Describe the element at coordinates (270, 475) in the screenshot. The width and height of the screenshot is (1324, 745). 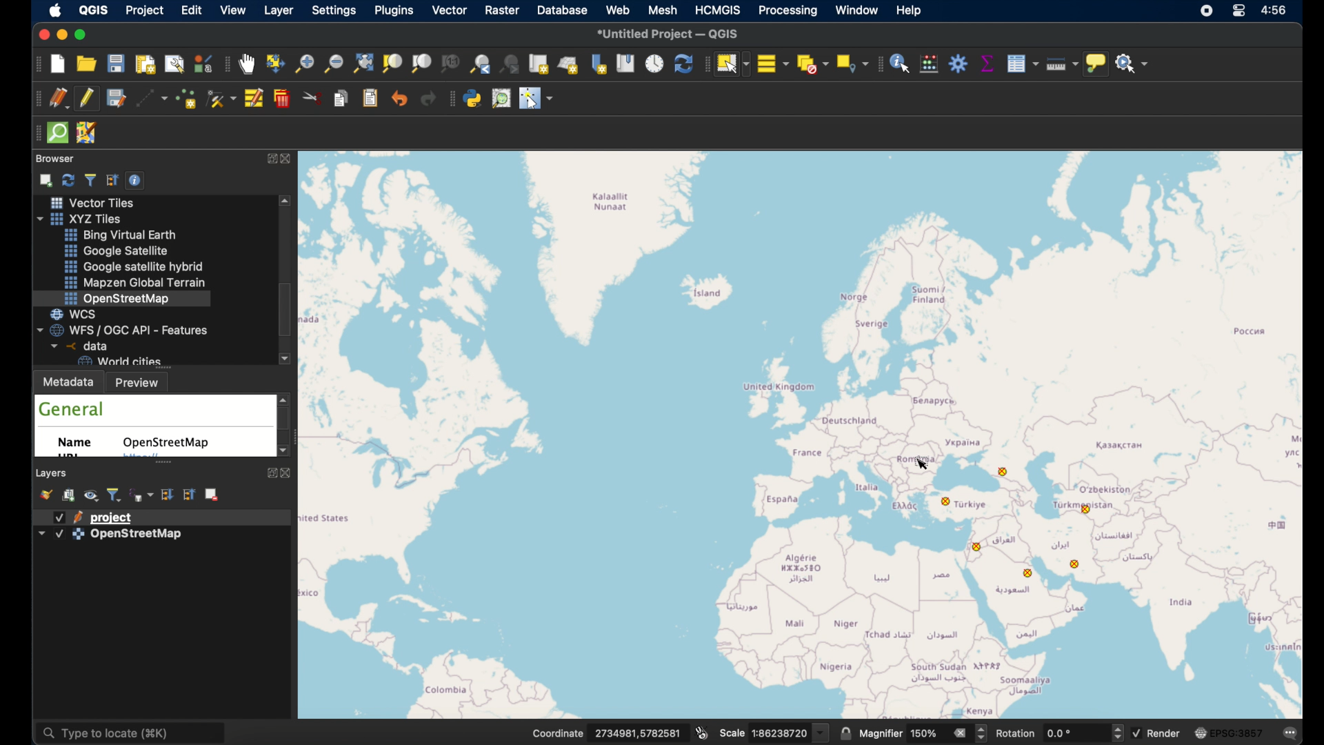
I see `expand` at that location.